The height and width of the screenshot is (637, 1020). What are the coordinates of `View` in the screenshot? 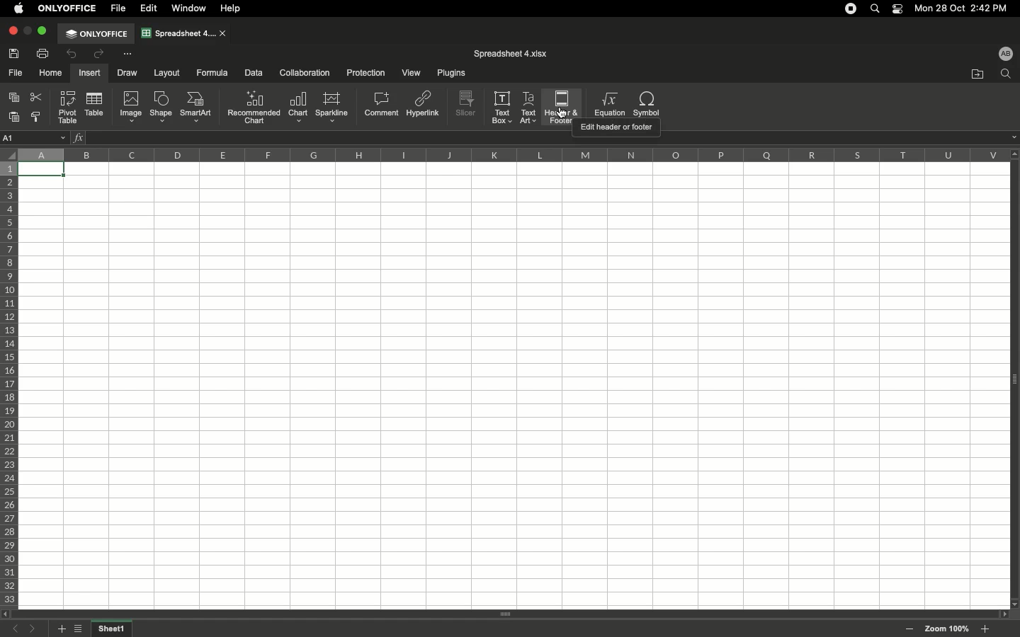 It's located at (410, 74).